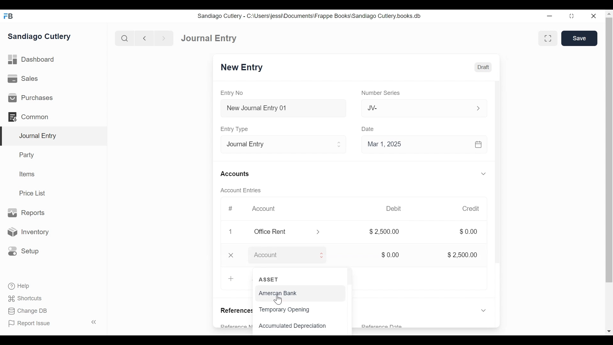  Describe the element at coordinates (233, 232) in the screenshot. I see `delete` at that location.